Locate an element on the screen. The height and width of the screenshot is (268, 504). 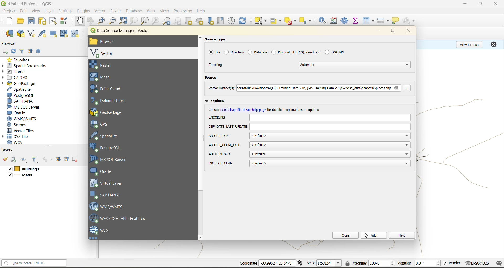
close is located at coordinates (493, 44).